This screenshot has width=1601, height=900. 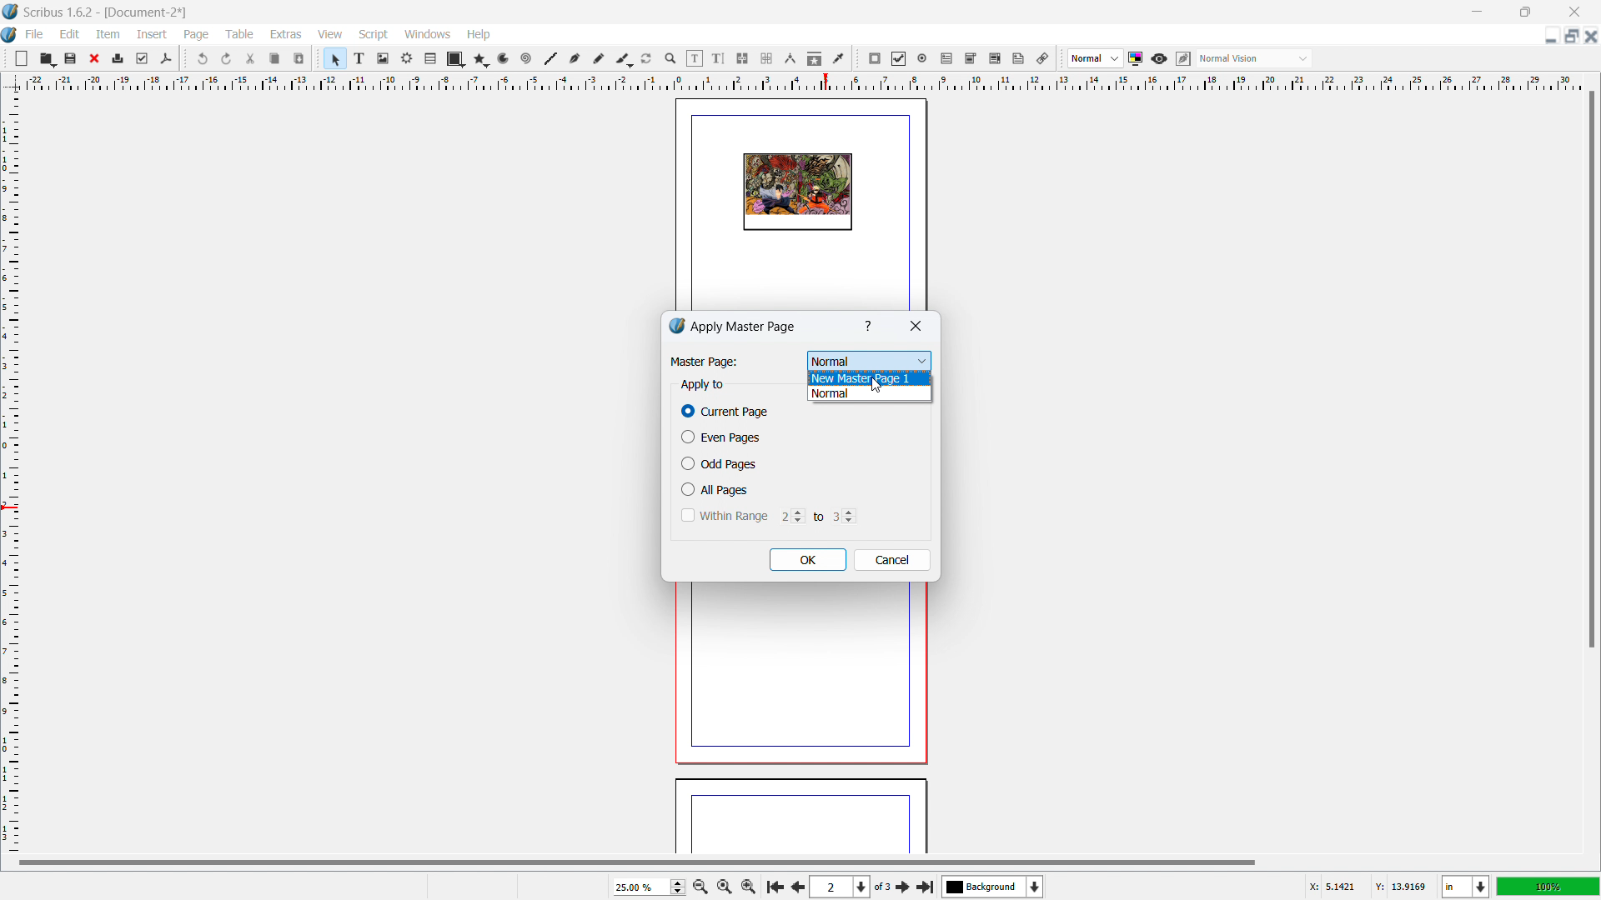 I want to click on zoom in by the stepping value in tool preference, so click(x=749, y=885).